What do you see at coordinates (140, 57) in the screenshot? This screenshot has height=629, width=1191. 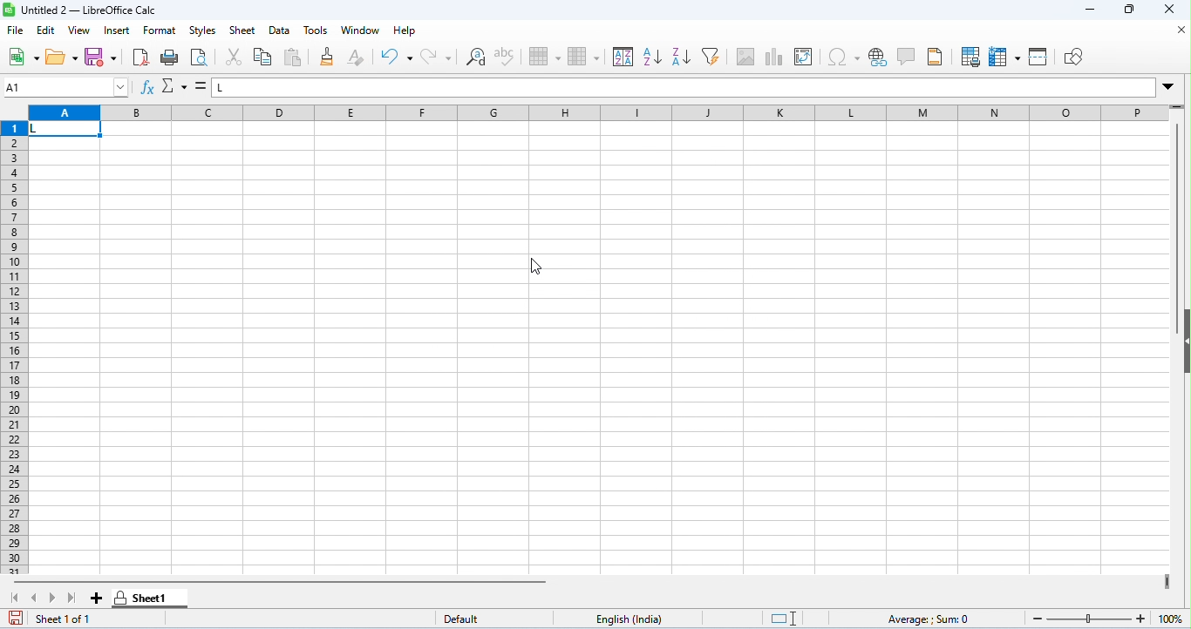 I see `export pdf` at bounding box center [140, 57].